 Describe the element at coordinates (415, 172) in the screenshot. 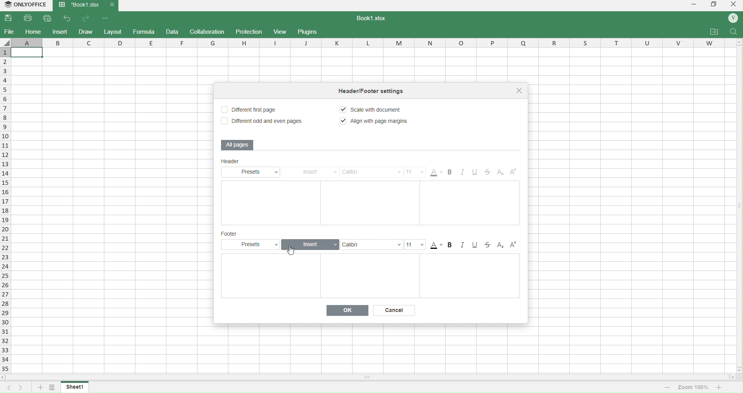

I see `Size` at that location.